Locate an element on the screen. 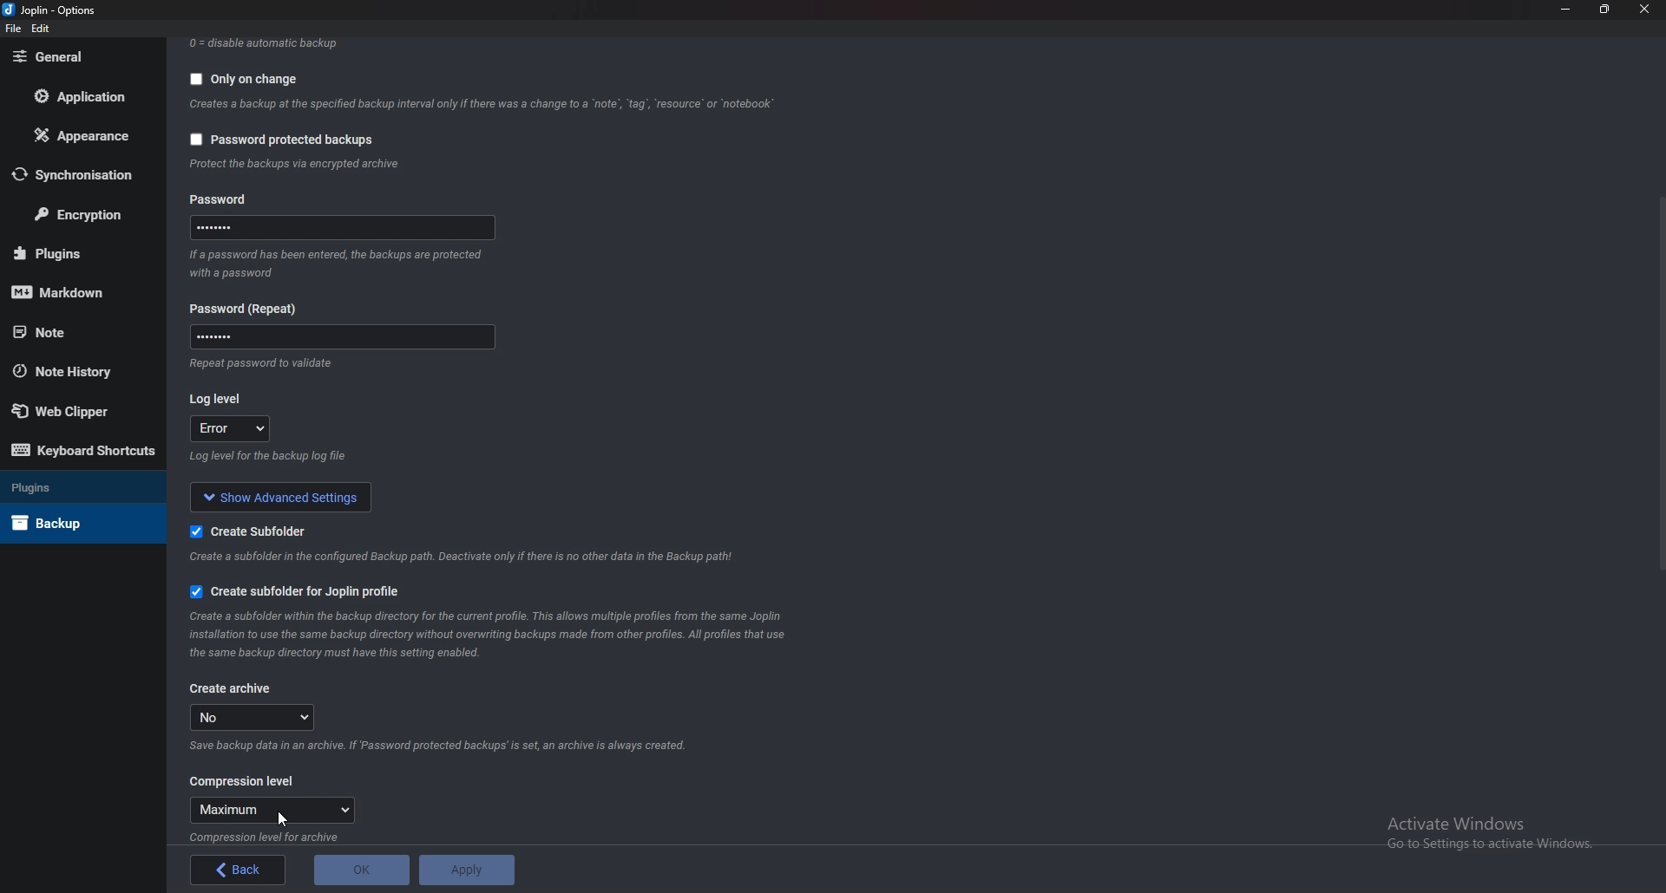 The height and width of the screenshot is (893, 1666). info is located at coordinates (306, 164).